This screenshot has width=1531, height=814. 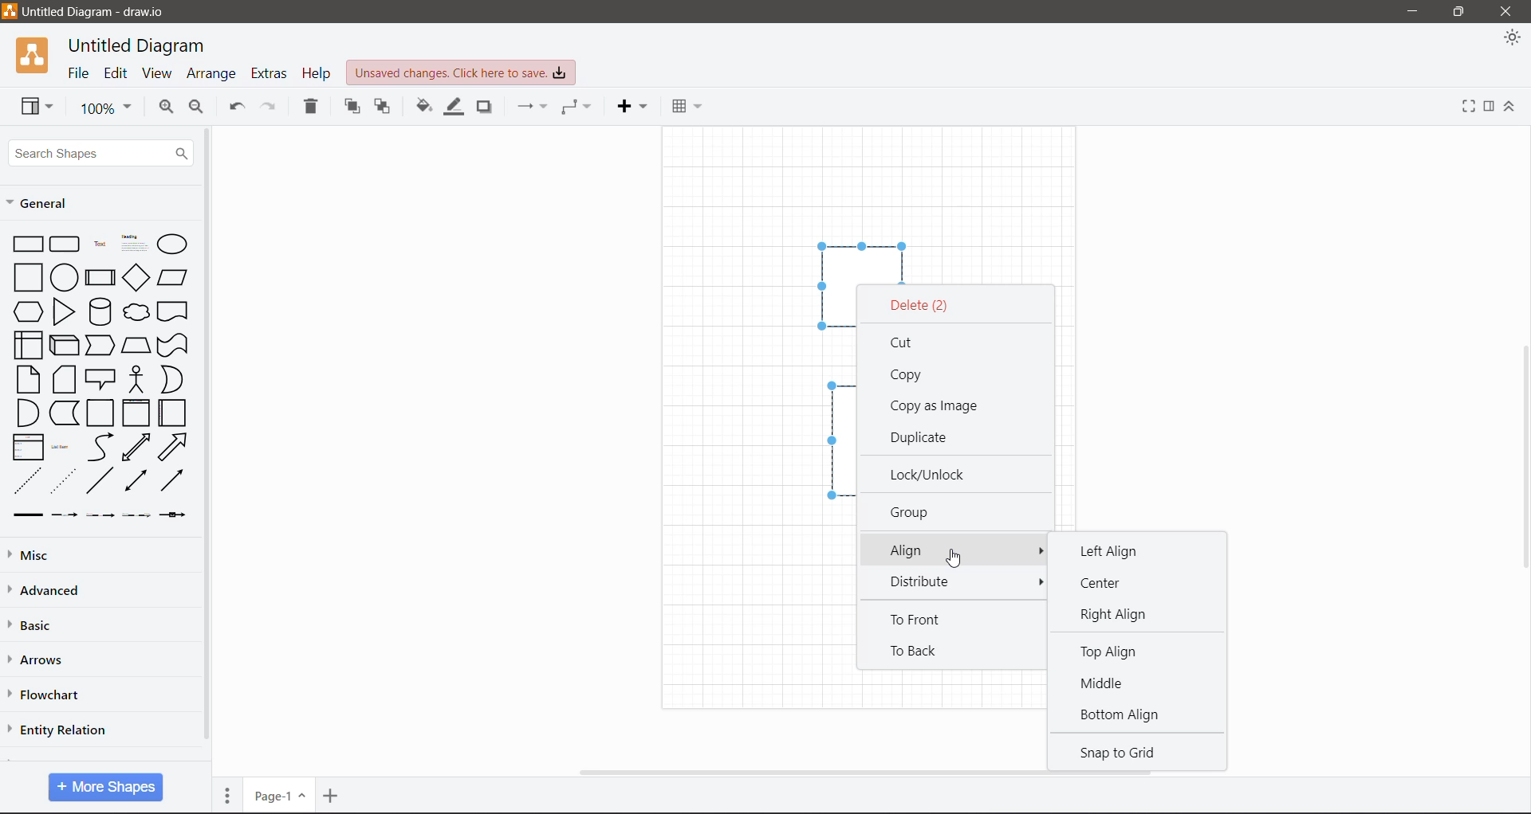 I want to click on Delete, so click(x=921, y=306).